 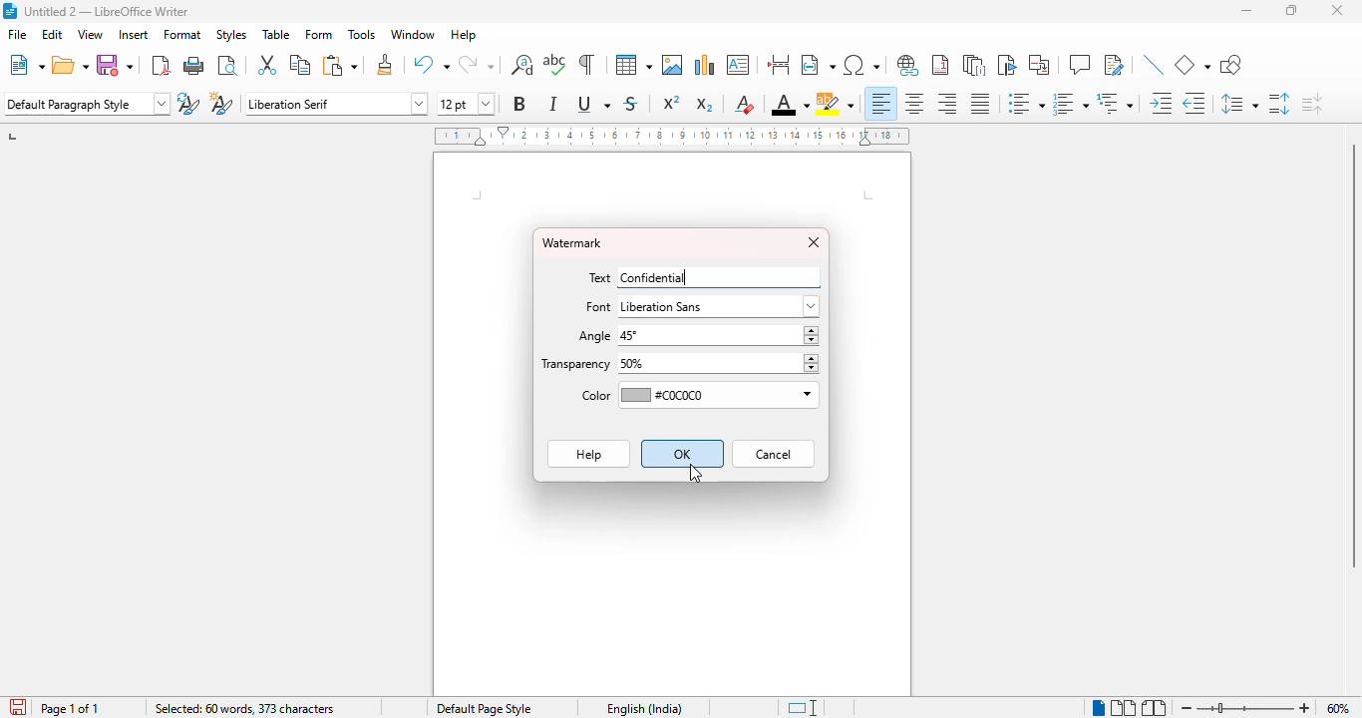 What do you see at coordinates (860, 65) in the screenshot?
I see `insert special characters` at bounding box center [860, 65].